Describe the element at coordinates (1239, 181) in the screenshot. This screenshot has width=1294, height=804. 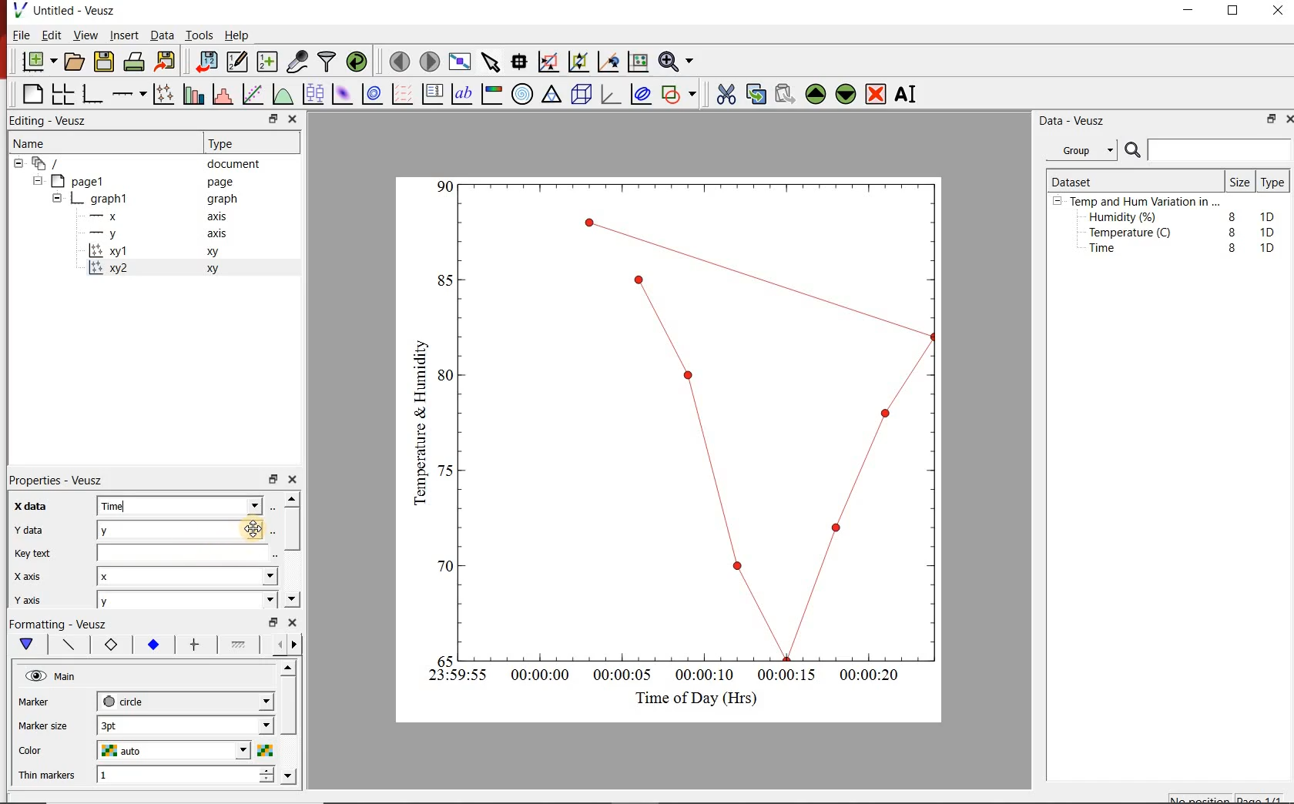
I see `Size` at that location.